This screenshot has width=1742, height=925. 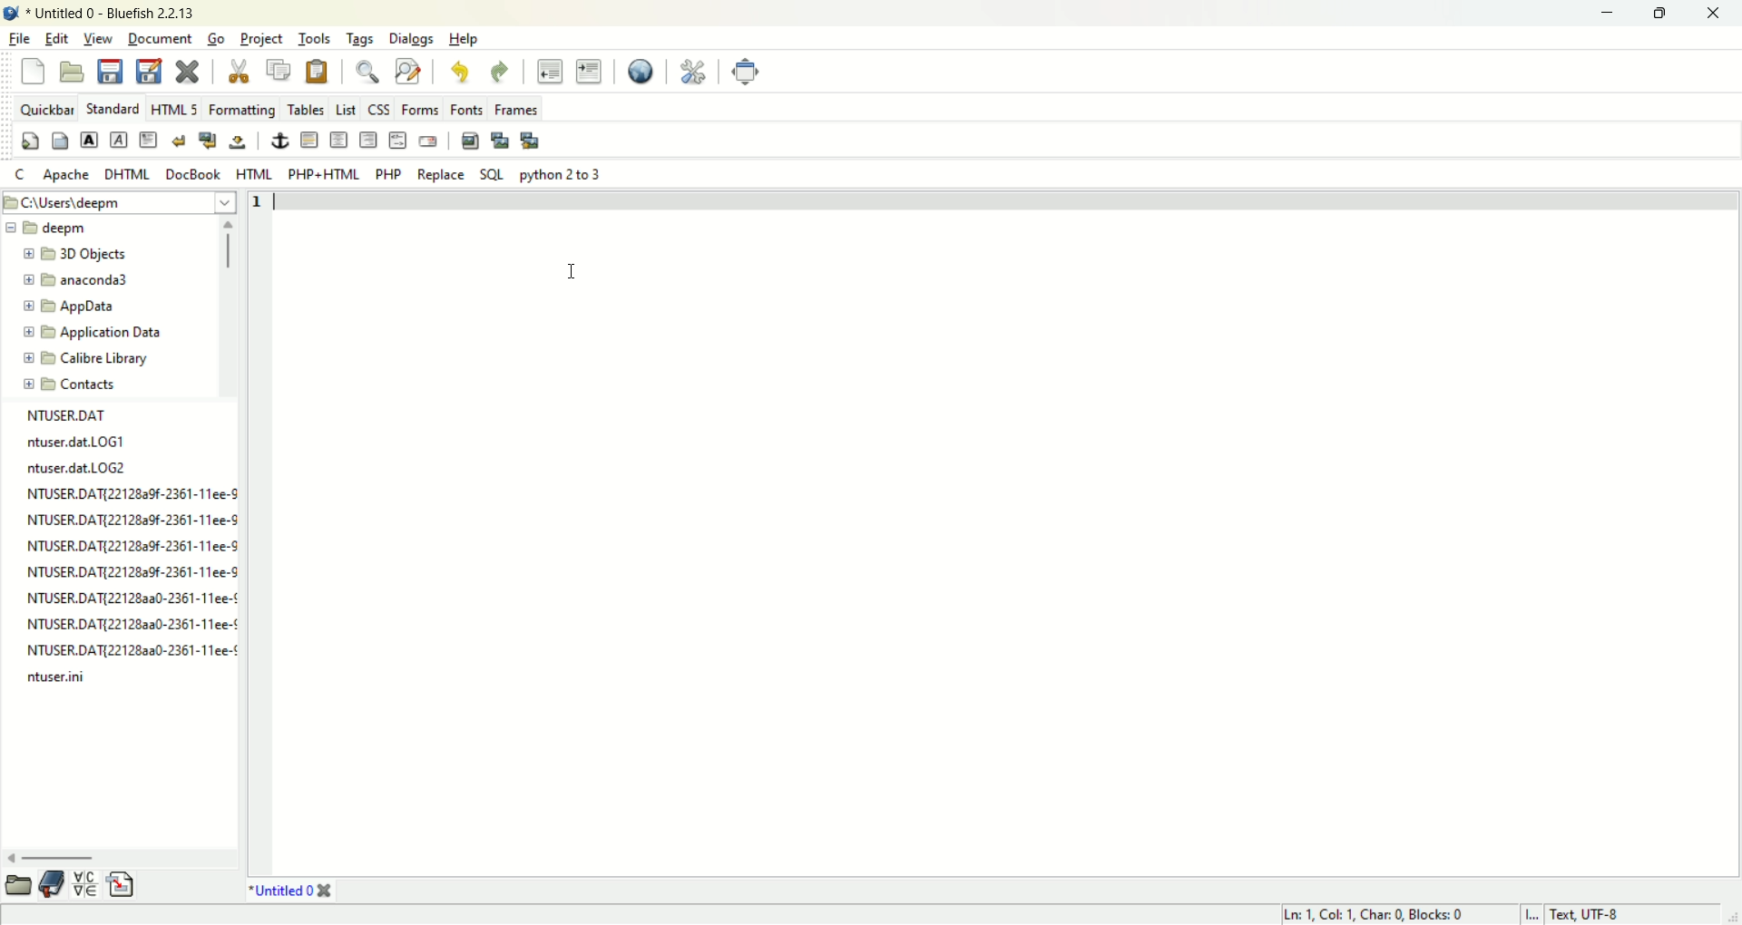 What do you see at coordinates (242, 111) in the screenshot?
I see `formatting` at bounding box center [242, 111].